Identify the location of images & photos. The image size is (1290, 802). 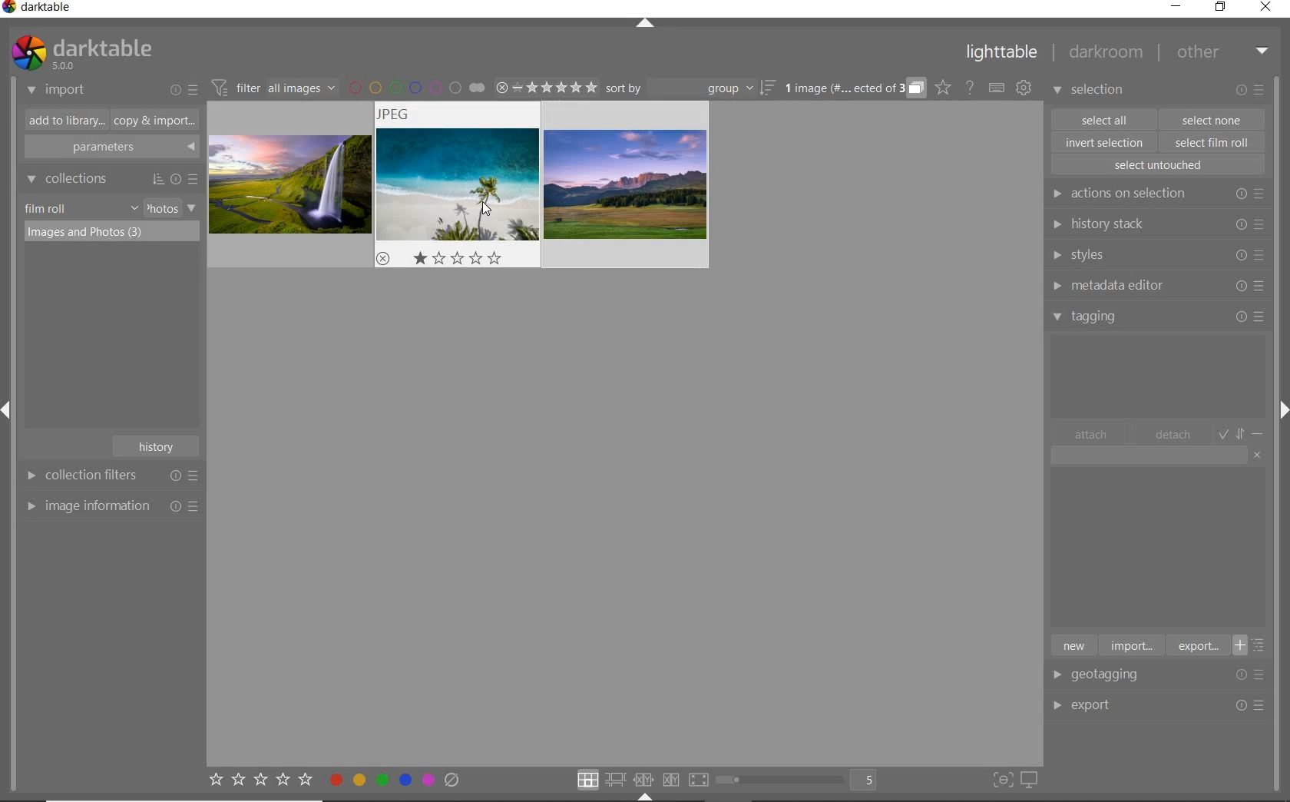
(112, 233).